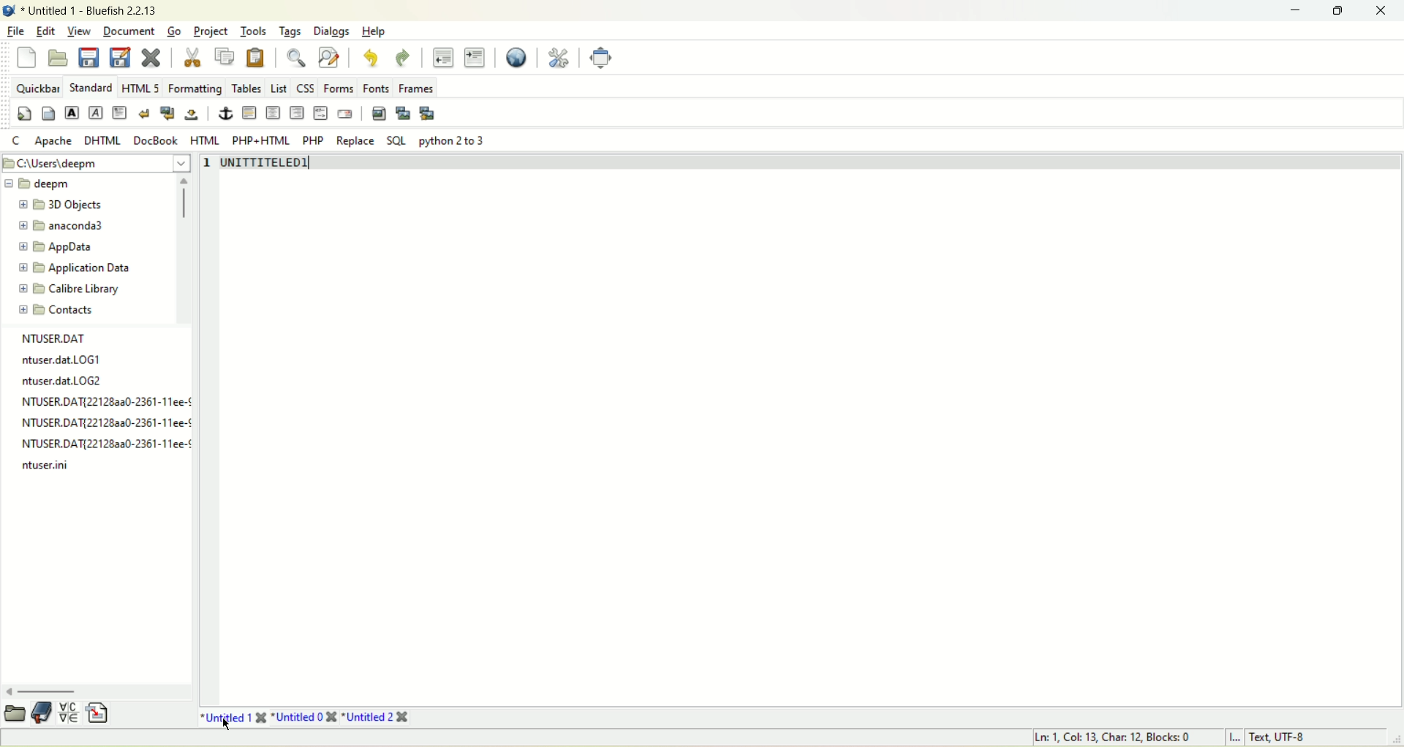 The image size is (1404, 747). I want to click on save current file, so click(88, 59).